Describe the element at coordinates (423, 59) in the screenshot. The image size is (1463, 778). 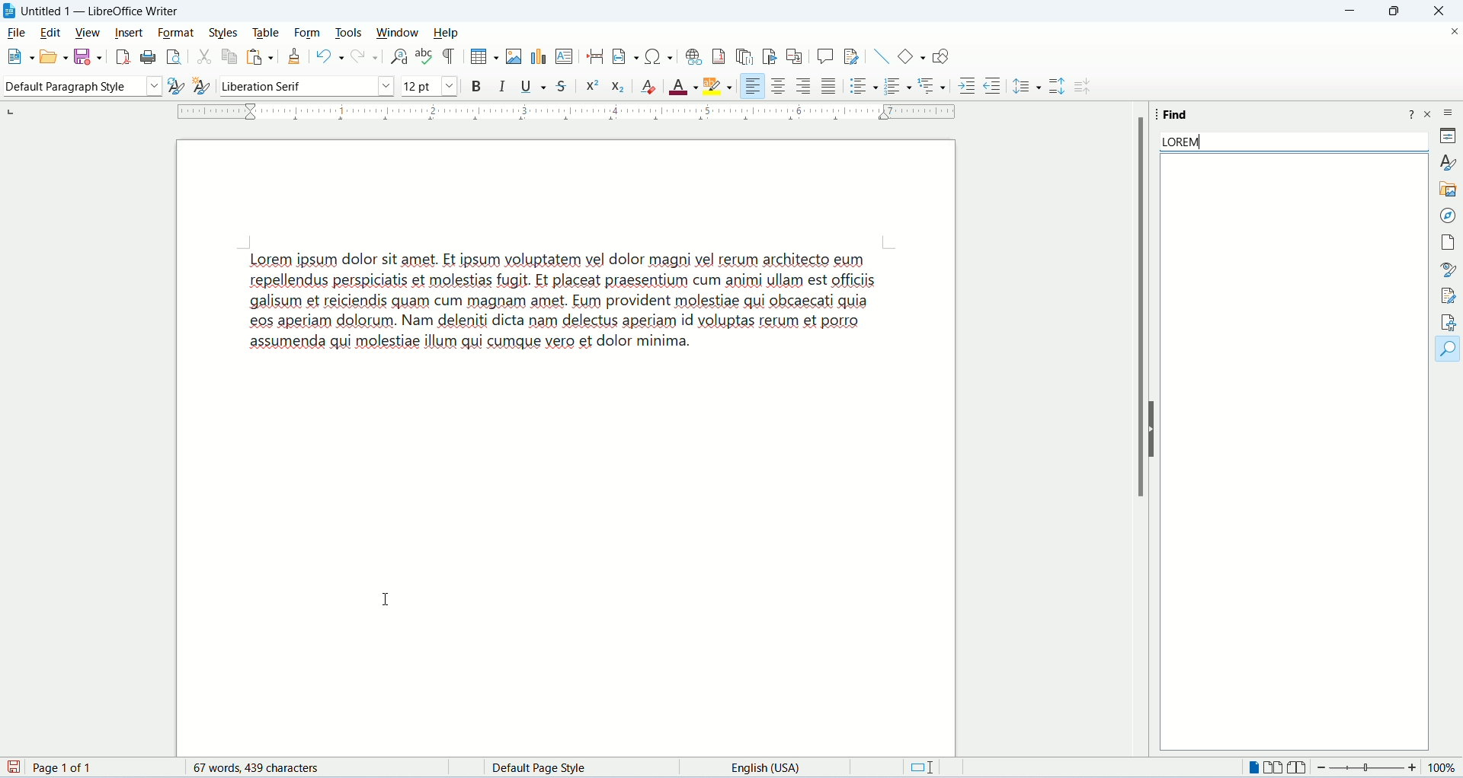
I see `spelling` at that location.